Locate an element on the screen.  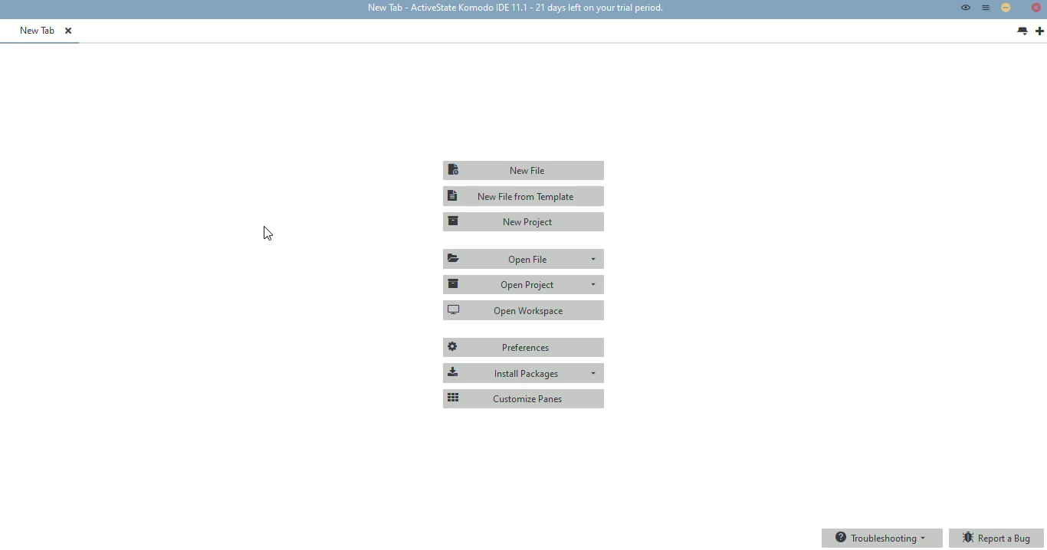
new tab is located at coordinates (38, 30).